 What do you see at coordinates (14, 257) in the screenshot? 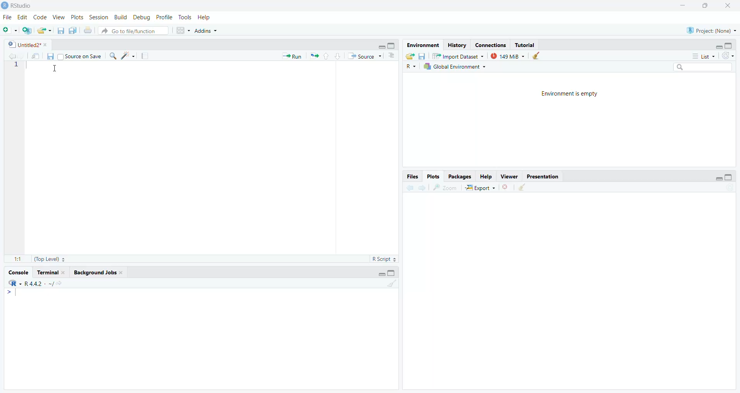
I see `1:1` at bounding box center [14, 257].